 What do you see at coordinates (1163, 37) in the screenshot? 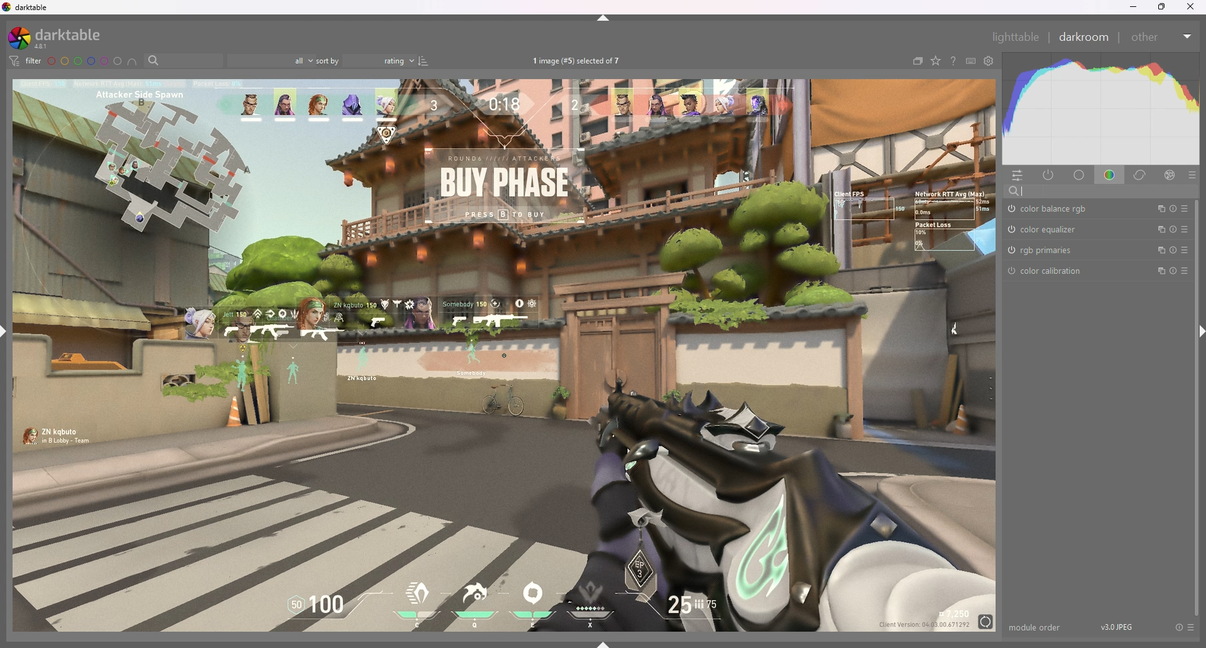
I see `other` at bounding box center [1163, 37].